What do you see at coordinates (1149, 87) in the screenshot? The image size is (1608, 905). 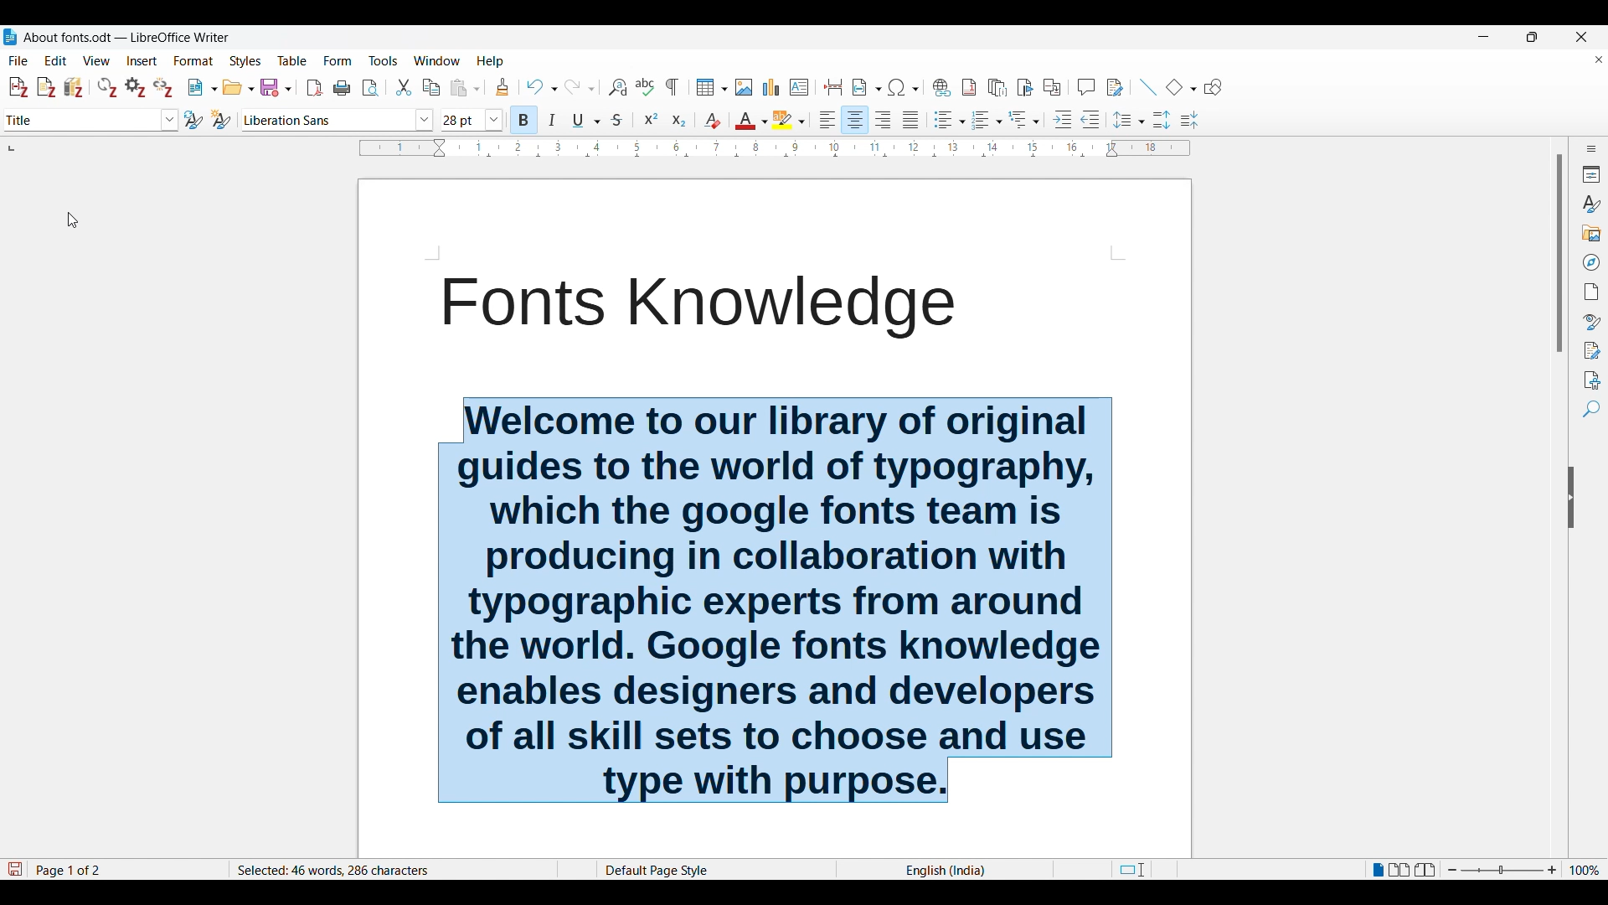 I see `Insert line` at bounding box center [1149, 87].